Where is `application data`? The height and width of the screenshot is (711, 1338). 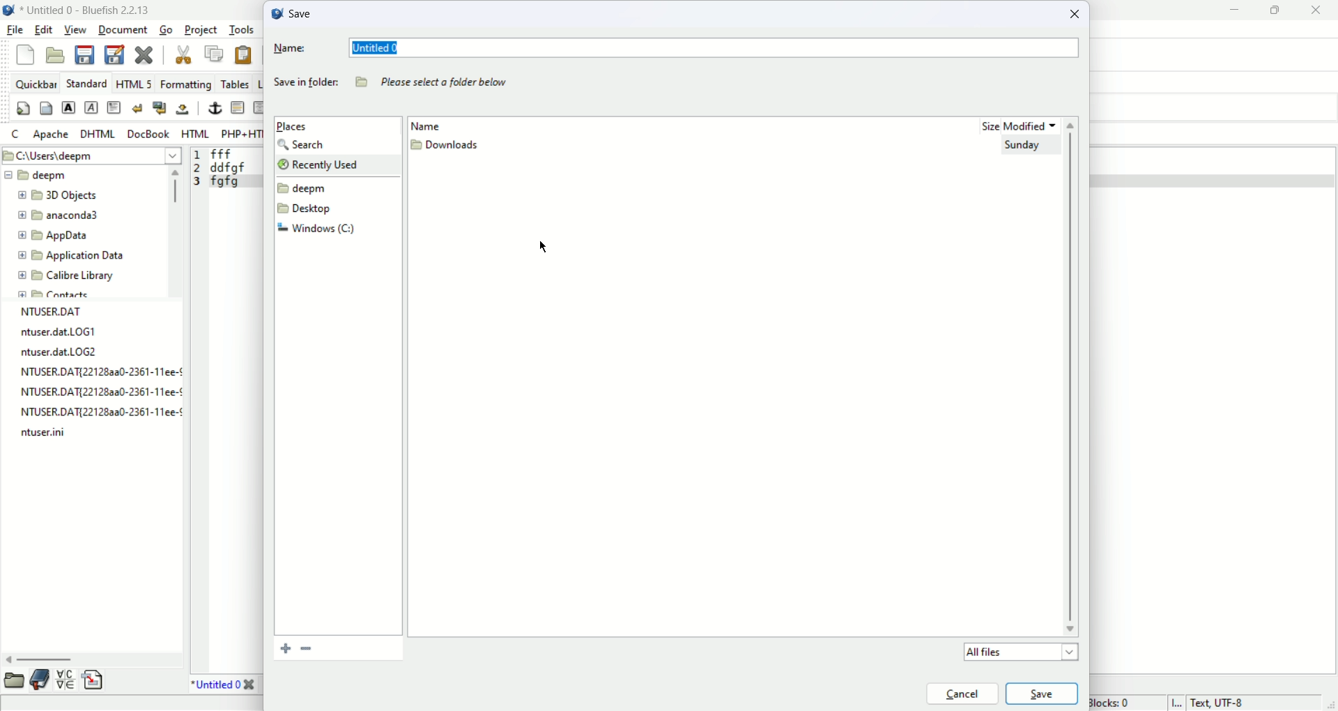
application data is located at coordinates (68, 257).